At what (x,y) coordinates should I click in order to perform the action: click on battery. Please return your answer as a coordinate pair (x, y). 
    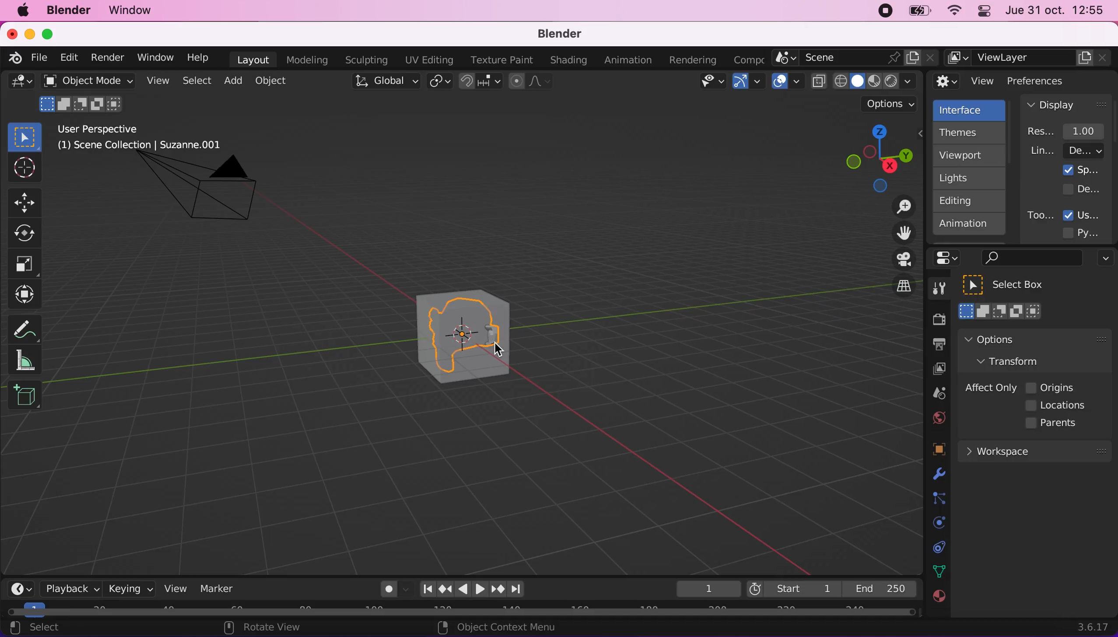
    Looking at the image, I should click on (916, 13).